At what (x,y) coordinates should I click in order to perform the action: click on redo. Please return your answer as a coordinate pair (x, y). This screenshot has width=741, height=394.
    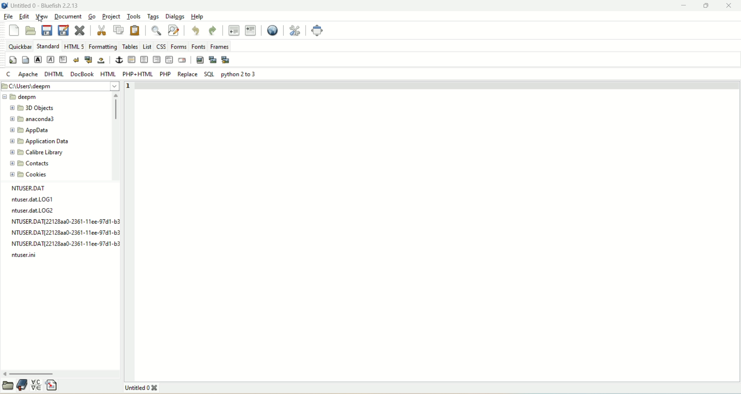
    Looking at the image, I should click on (213, 30).